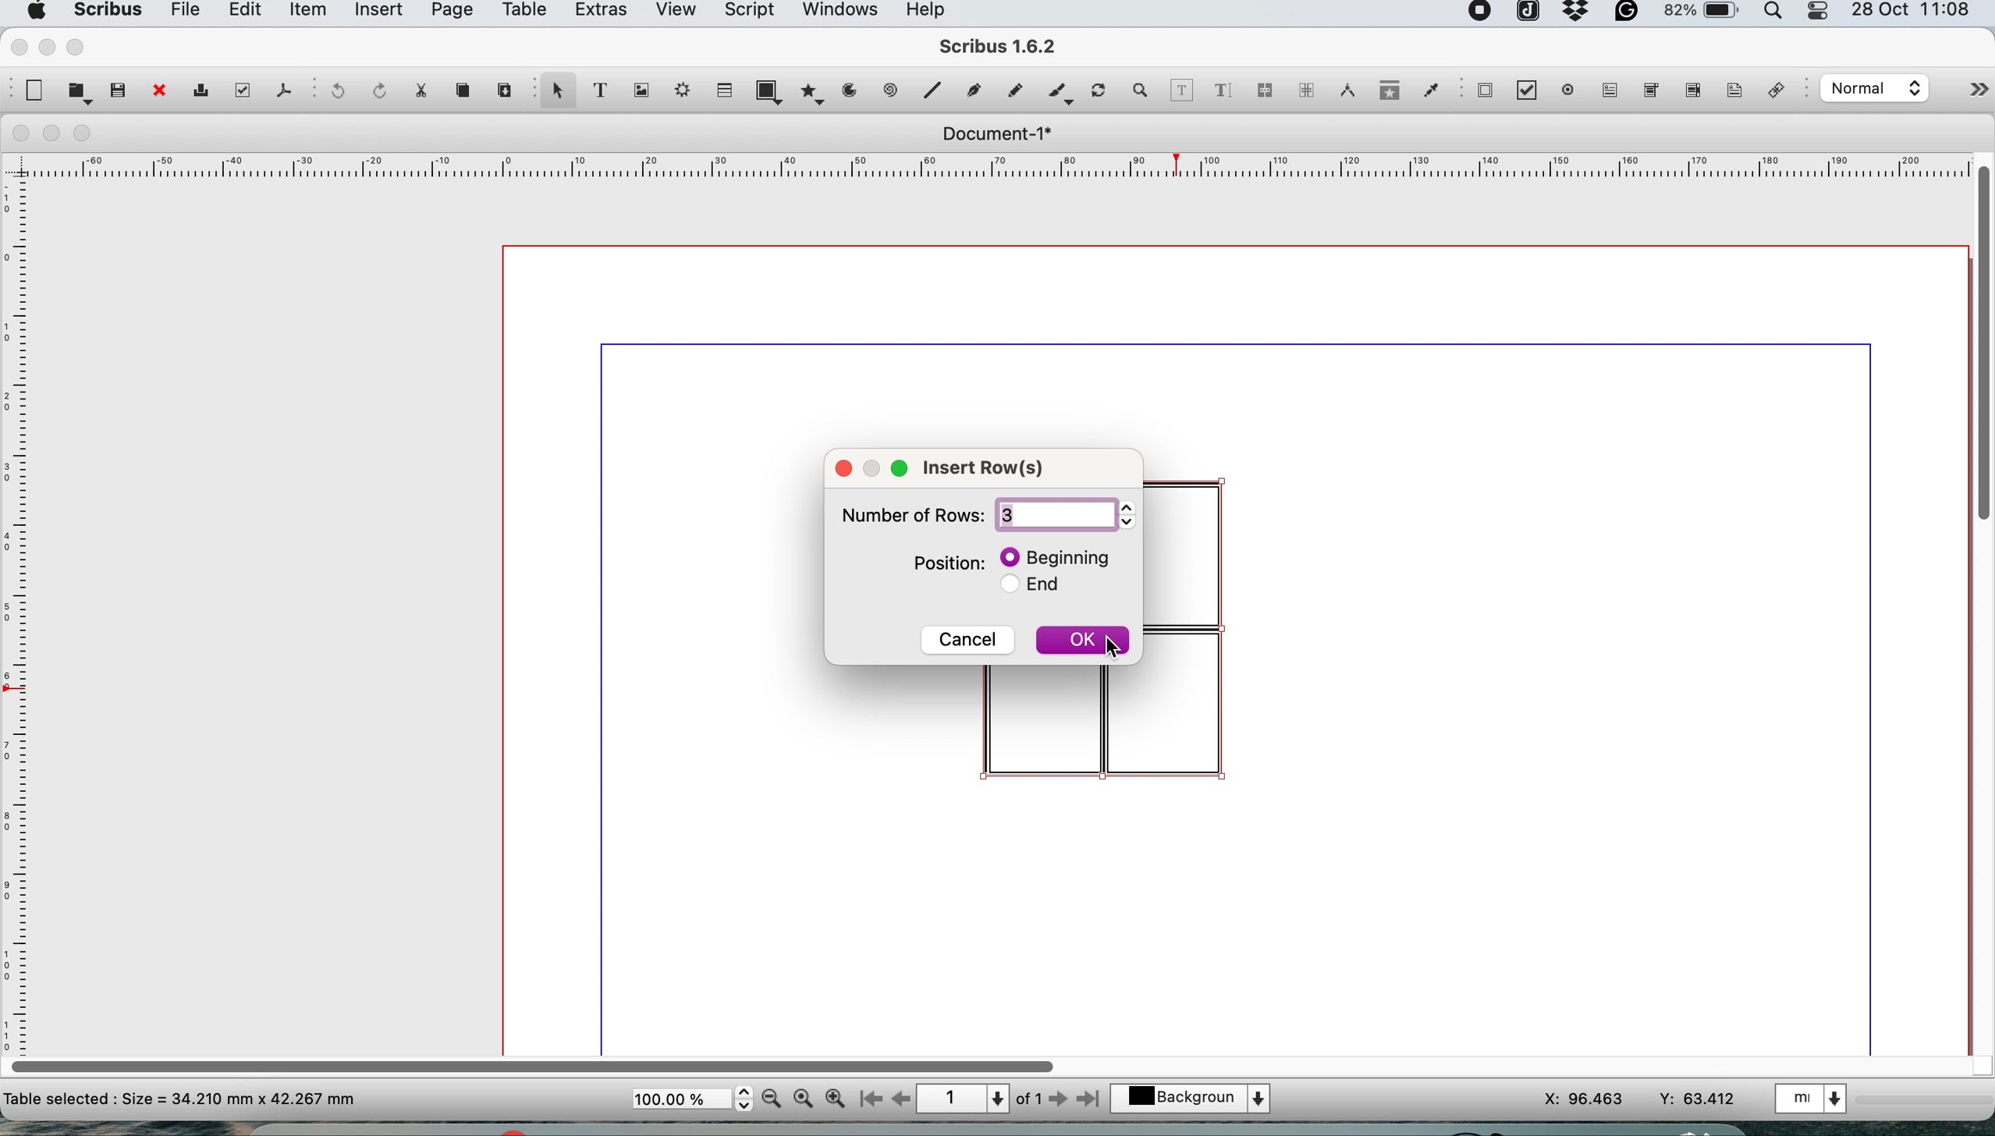 The width and height of the screenshot is (1995, 1136). What do you see at coordinates (722, 89) in the screenshot?
I see `table` at bounding box center [722, 89].